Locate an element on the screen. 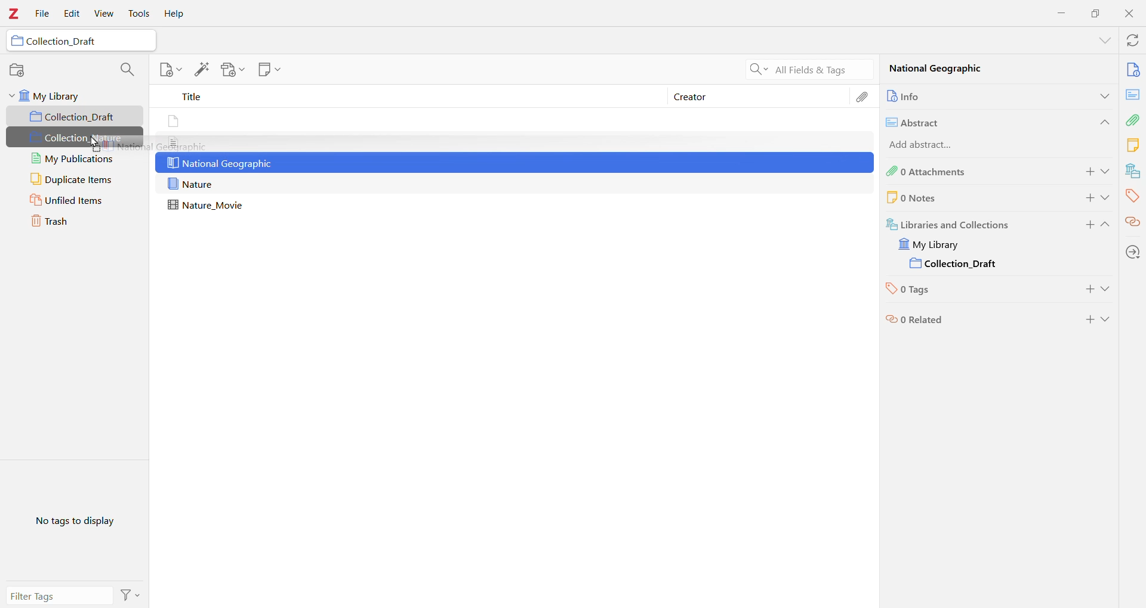  Abstract is located at coordinates (978, 121).